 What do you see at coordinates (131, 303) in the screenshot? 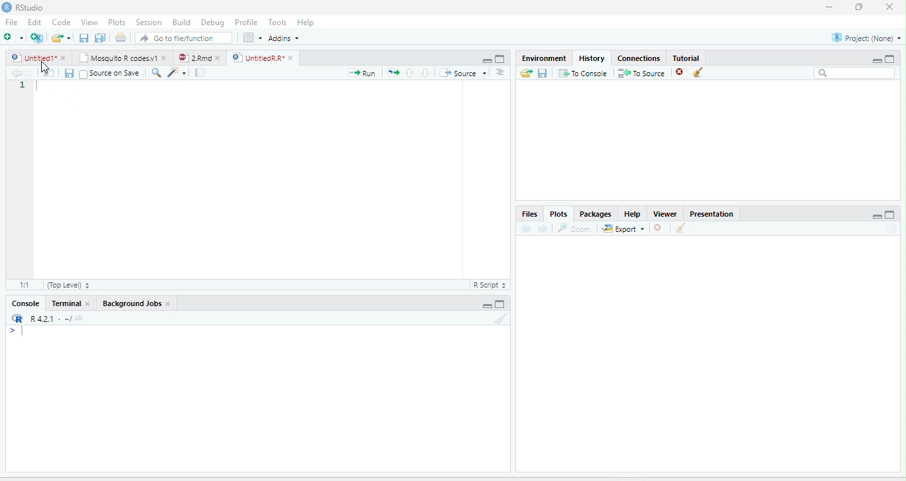
I see `Background Jobs` at bounding box center [131, 303].